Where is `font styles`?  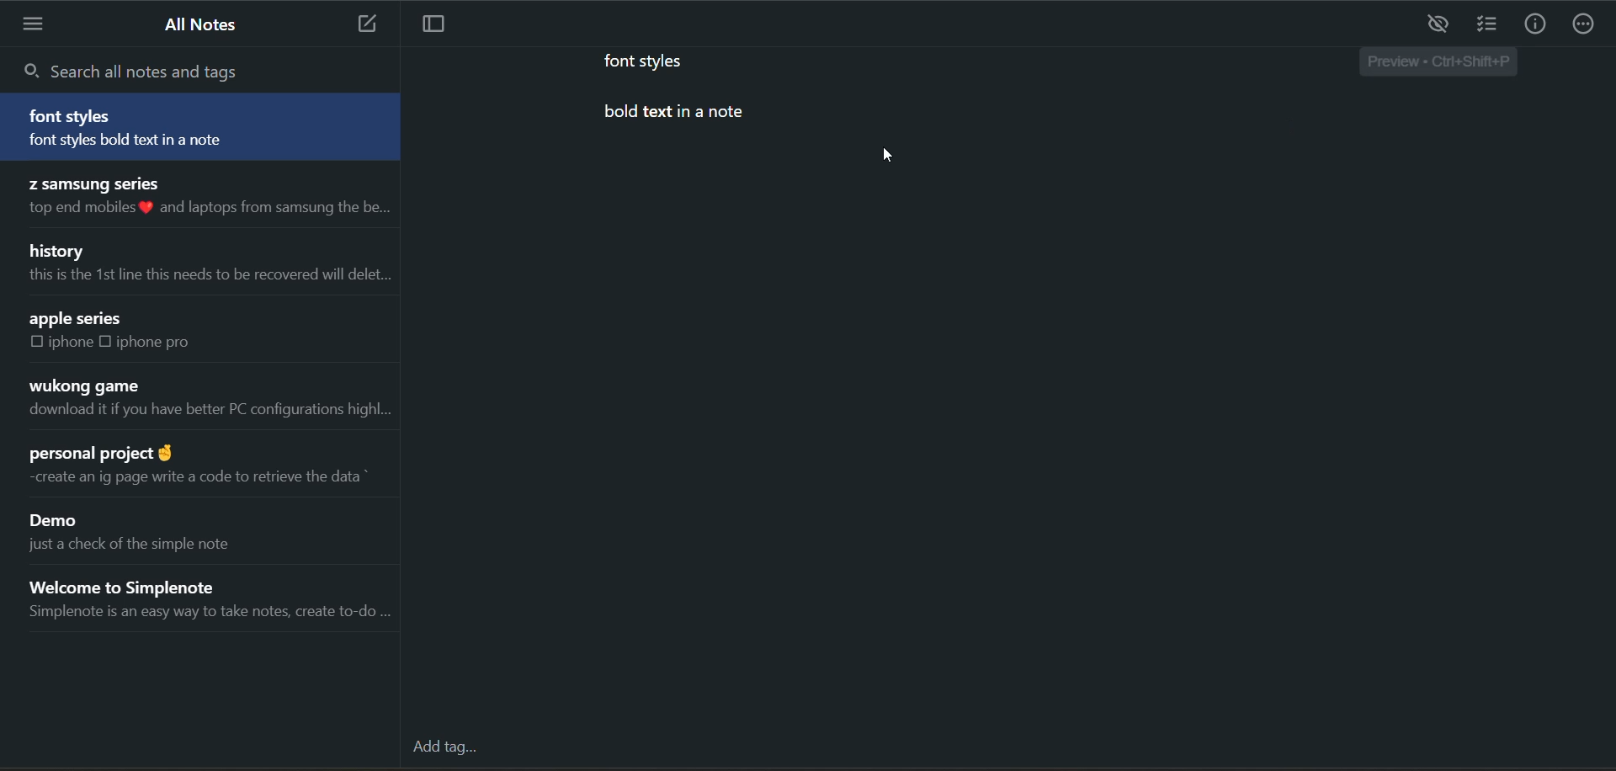 font styles is located at coordinates (74, 116).